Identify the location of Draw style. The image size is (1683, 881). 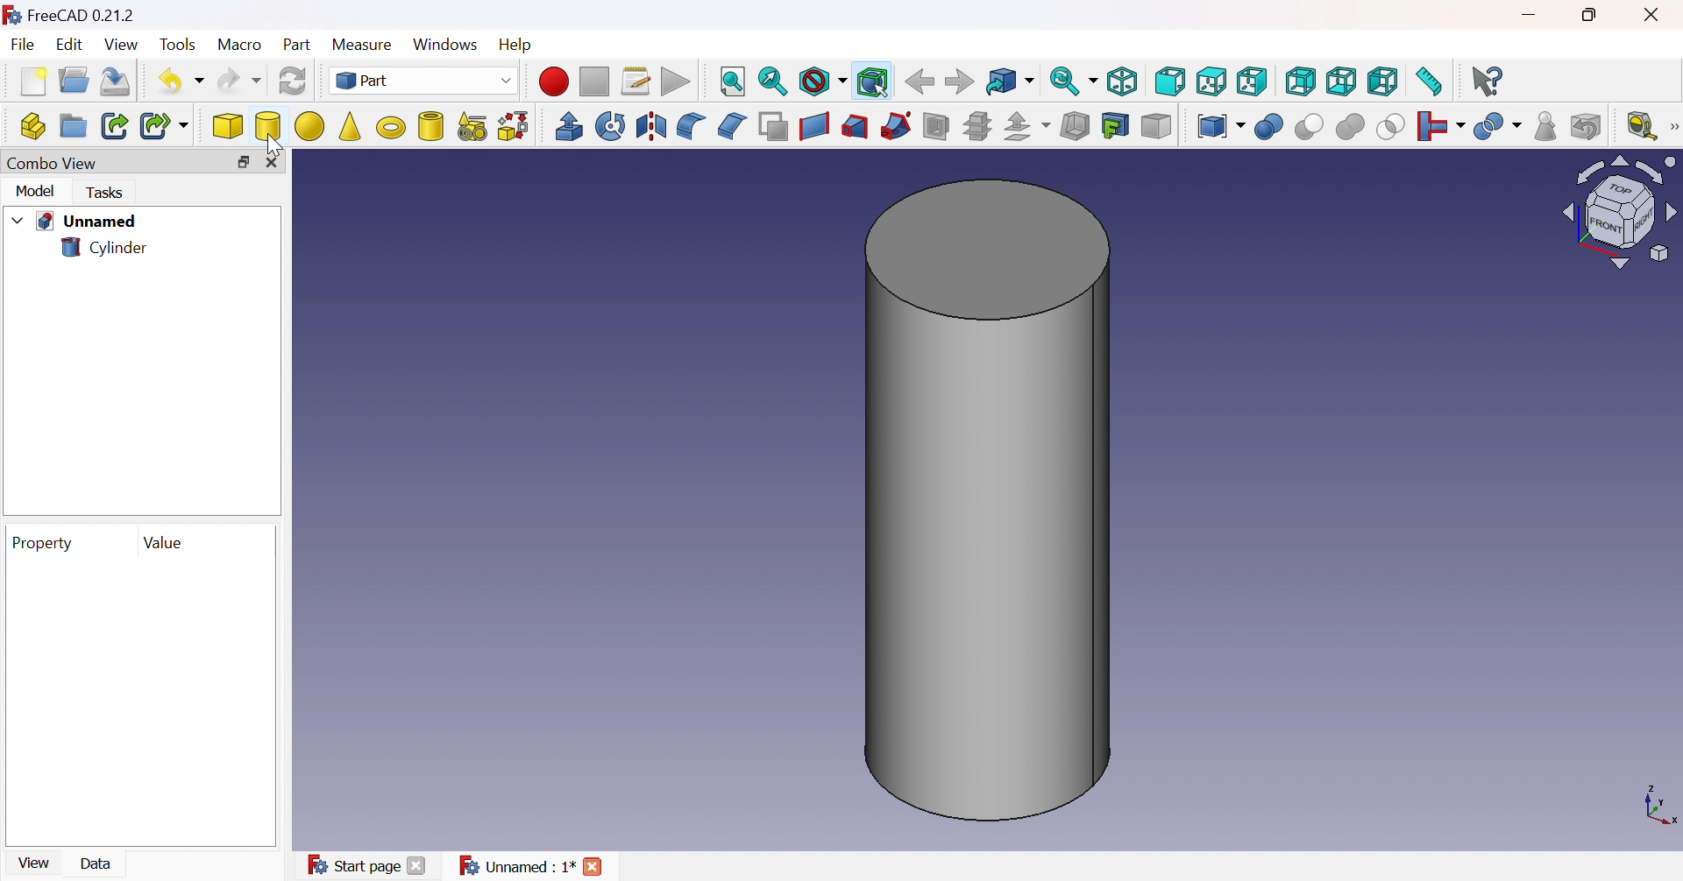
(821, 83).